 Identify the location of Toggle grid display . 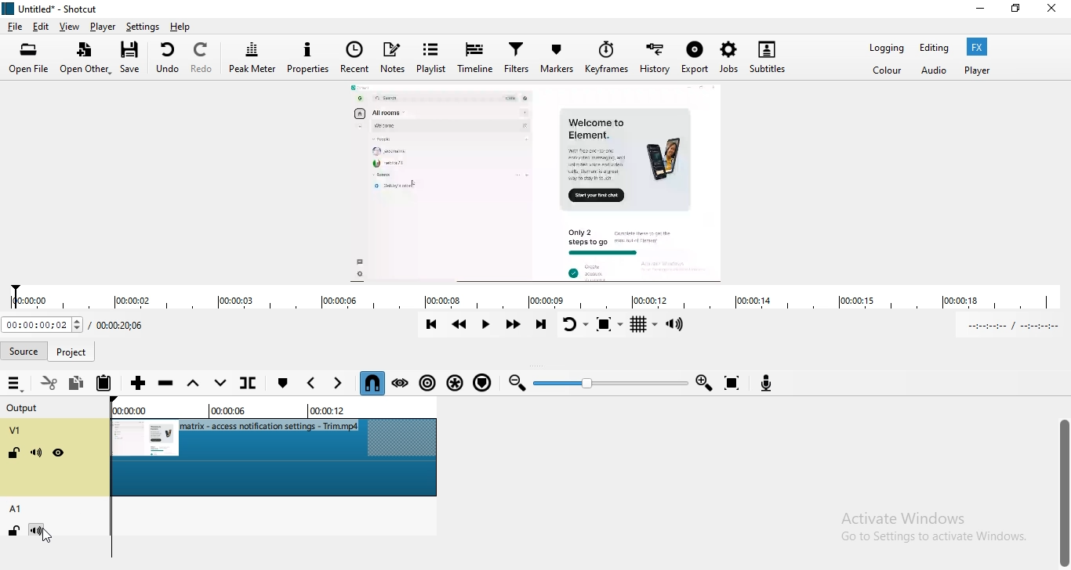
(644, 325).